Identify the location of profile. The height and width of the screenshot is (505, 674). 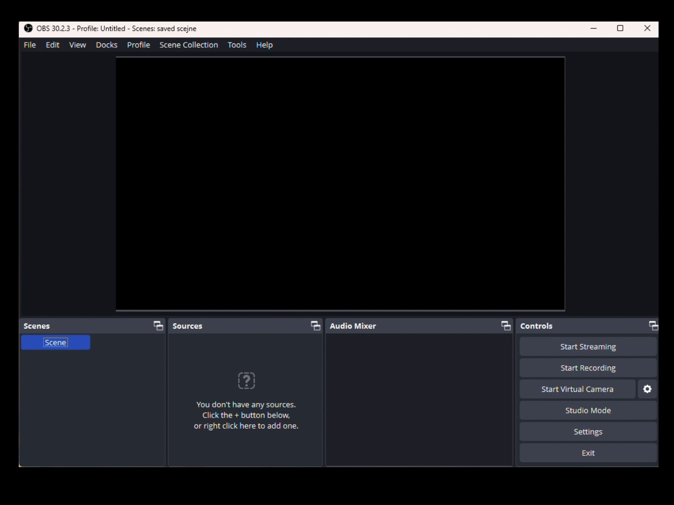
(139, 45).